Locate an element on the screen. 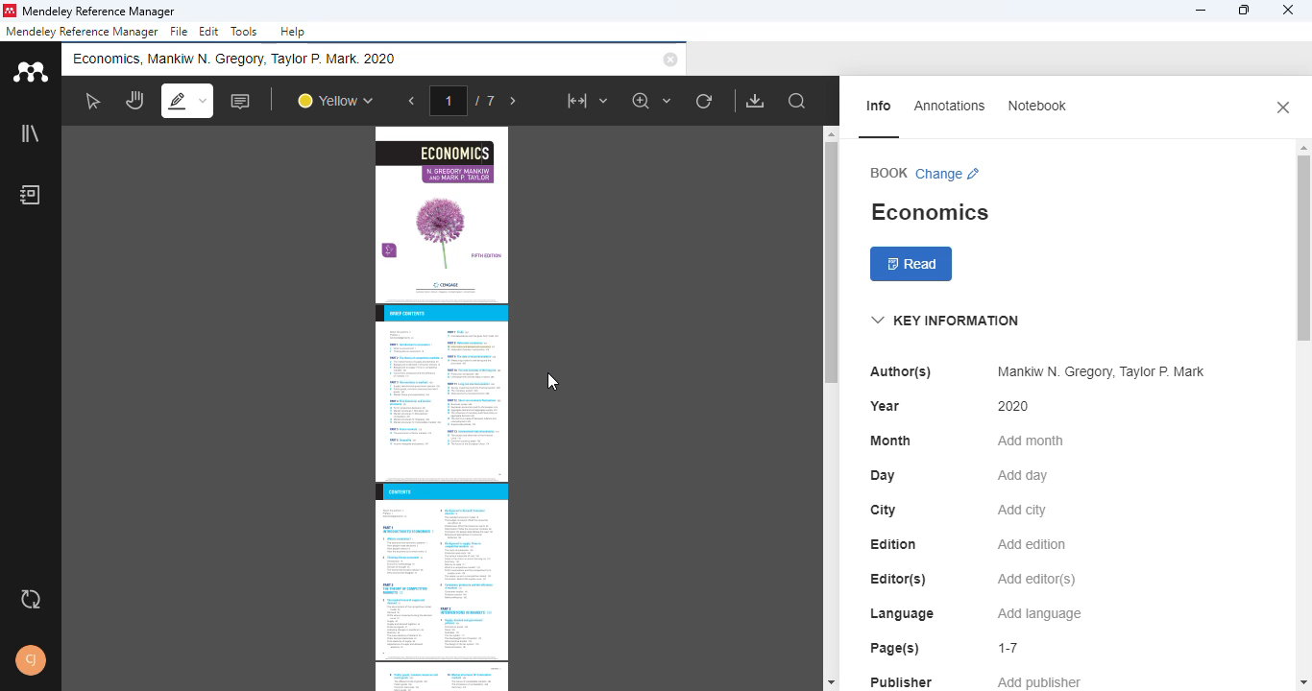 This screenshot has width=1312, height=691. add city is located at coordinates (1022, 511).